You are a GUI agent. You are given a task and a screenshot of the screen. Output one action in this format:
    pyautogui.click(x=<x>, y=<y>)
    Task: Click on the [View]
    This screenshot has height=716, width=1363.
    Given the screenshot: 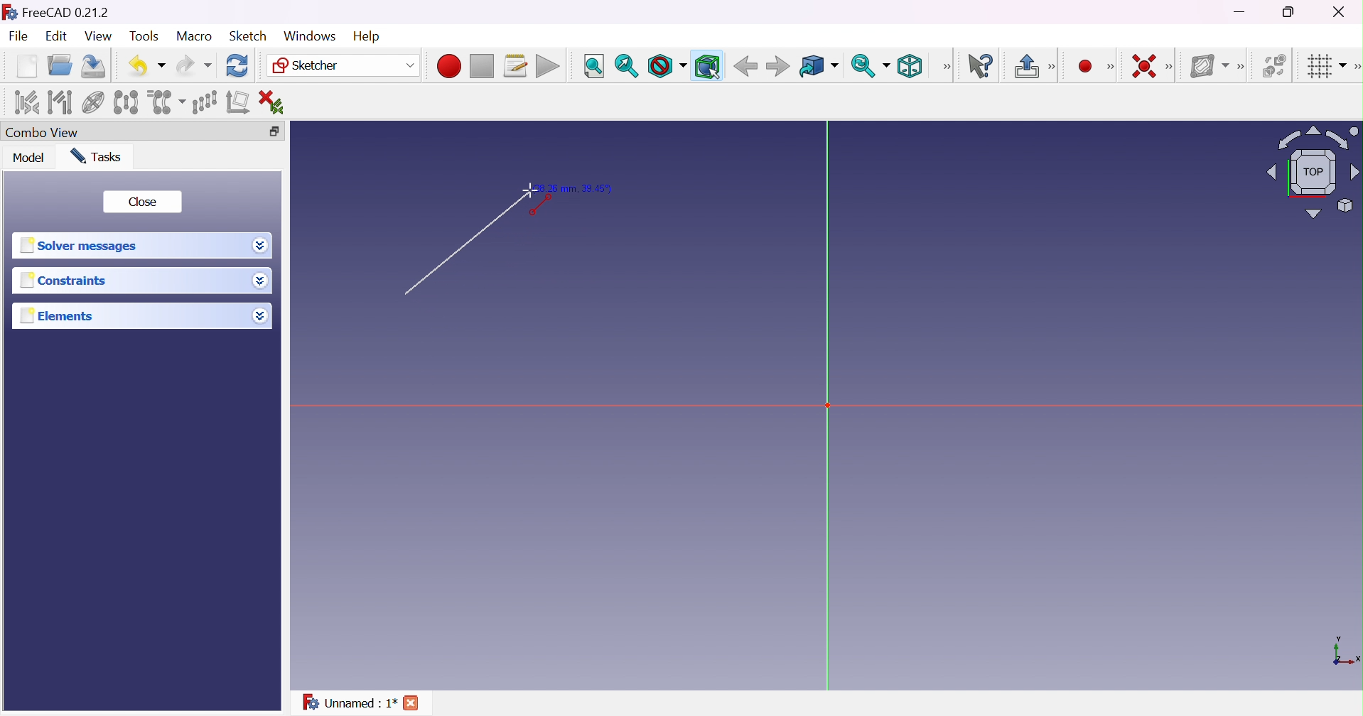 What is the action you would take?
    pyautogui.click(x=947, y=66)
    